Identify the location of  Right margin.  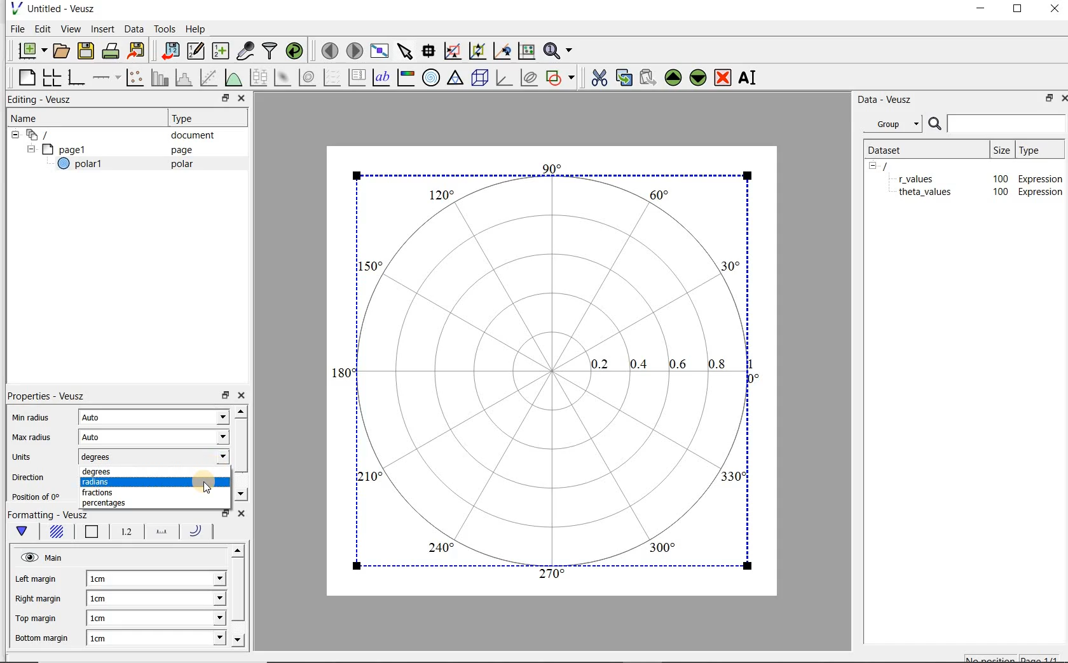
(39, 598).